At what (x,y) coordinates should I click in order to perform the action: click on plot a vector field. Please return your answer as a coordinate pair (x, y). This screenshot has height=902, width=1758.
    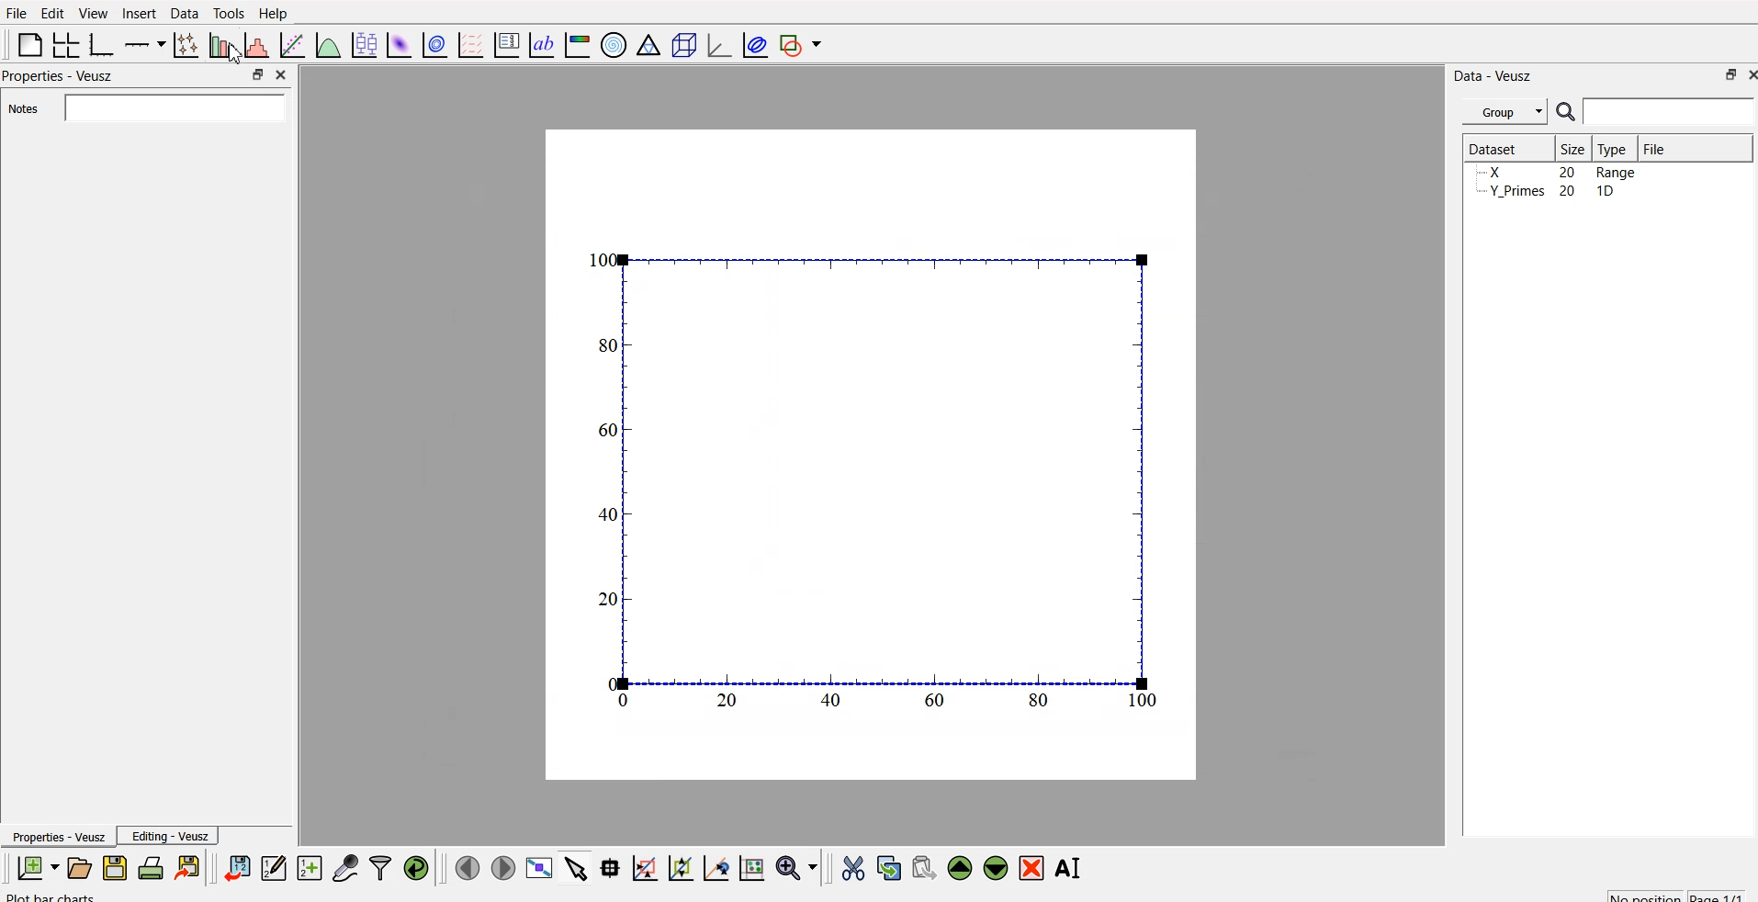
    Looking at the image, I should click on (472, 44).